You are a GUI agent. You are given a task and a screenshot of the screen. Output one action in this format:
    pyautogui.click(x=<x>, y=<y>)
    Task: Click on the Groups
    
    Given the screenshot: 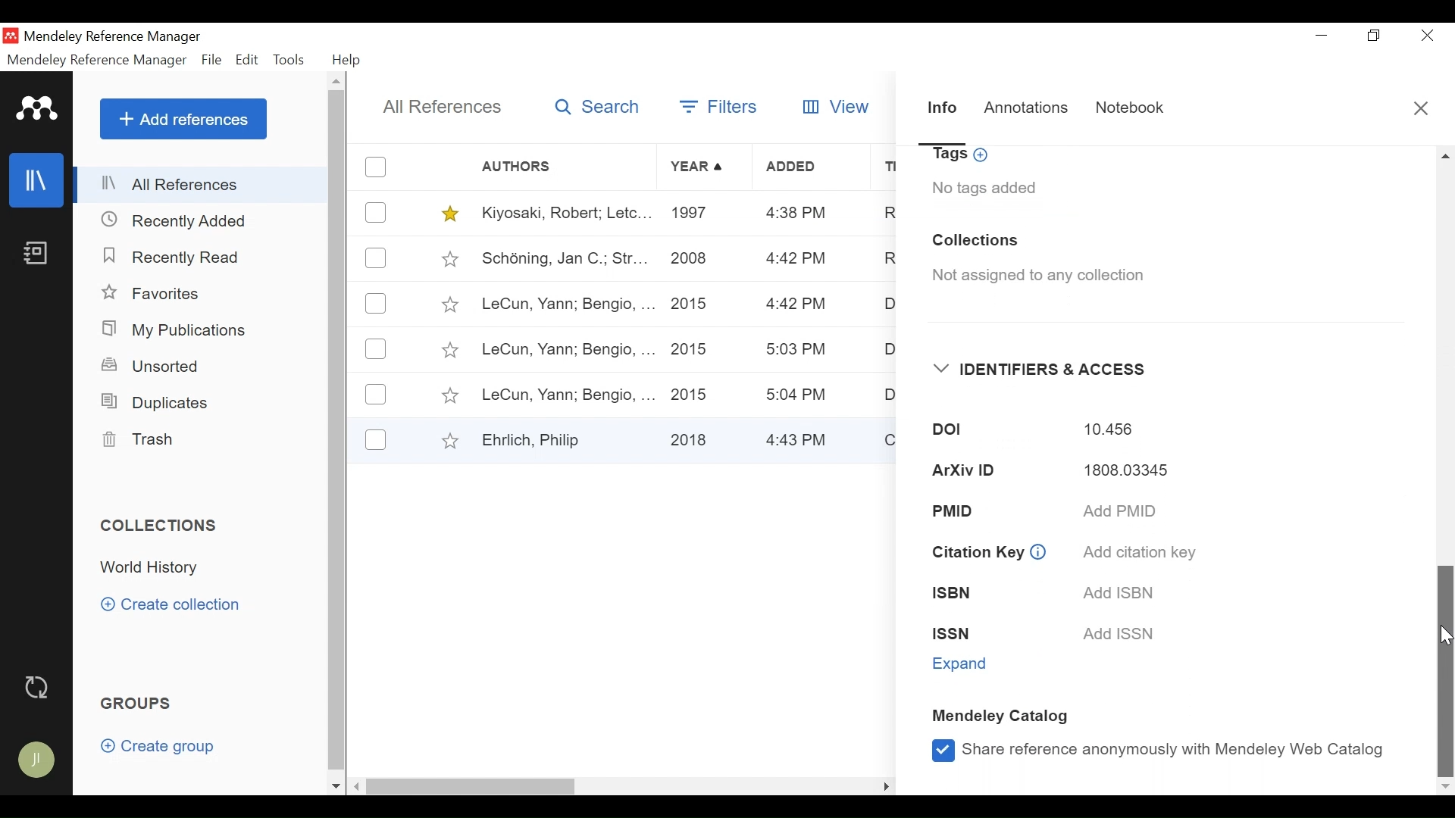 What is the action you would take?
    pyautogui.click(x=134, y=703)
    